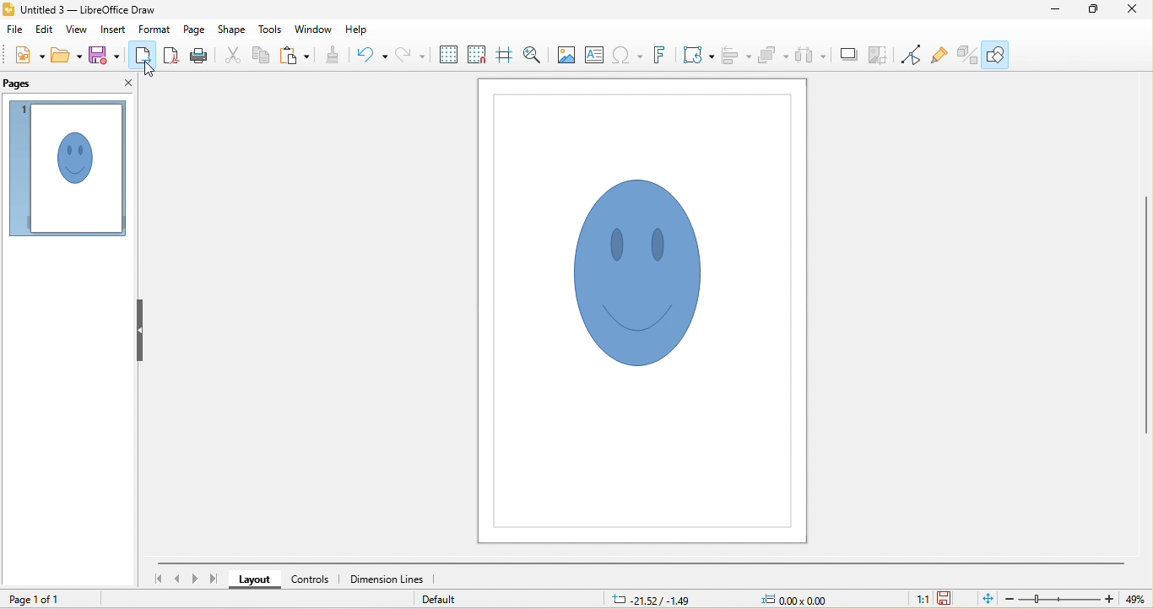 The image size is (1153, 609). What do you see at coordinates (1075, 598) in the screenshot?
I see `zoom` at bounding box center [1075, 598].